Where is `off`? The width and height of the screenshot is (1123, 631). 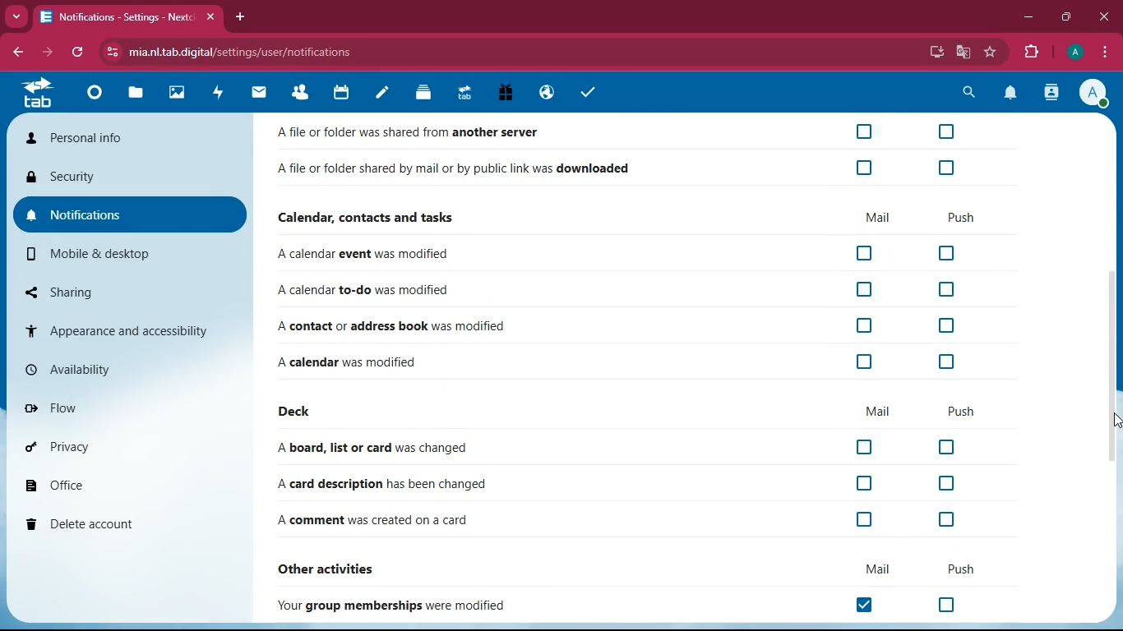 off is located at coordinates (862, 521).